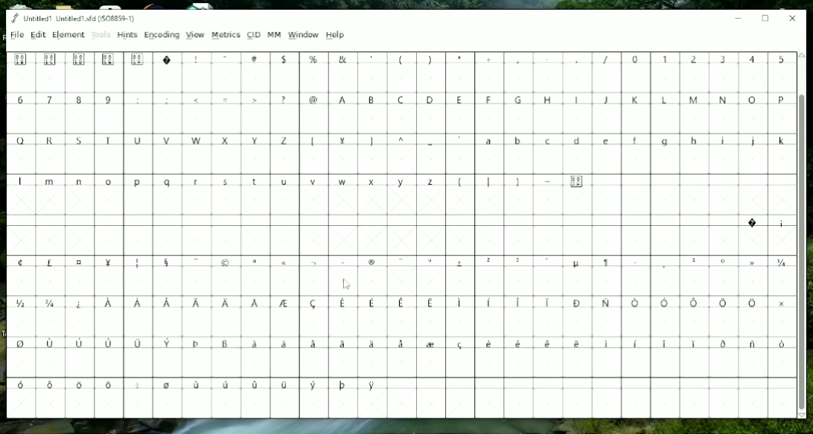 This screenshot has width=813, height=434. Describe the element at coordinates (765, 223) in the screenshot. I see `Symbols` at that location.